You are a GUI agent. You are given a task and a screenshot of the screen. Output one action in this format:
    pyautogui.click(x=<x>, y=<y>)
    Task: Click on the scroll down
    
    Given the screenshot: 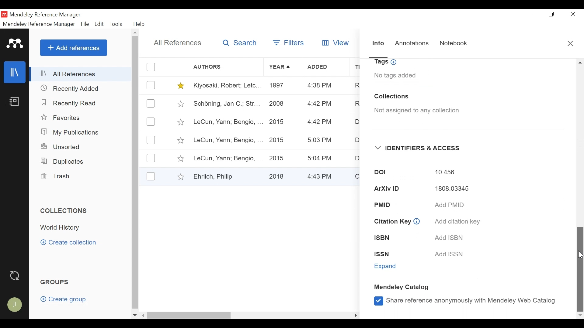 What is the action you would take?
    pyautogui.click(x=580, y=316)
    